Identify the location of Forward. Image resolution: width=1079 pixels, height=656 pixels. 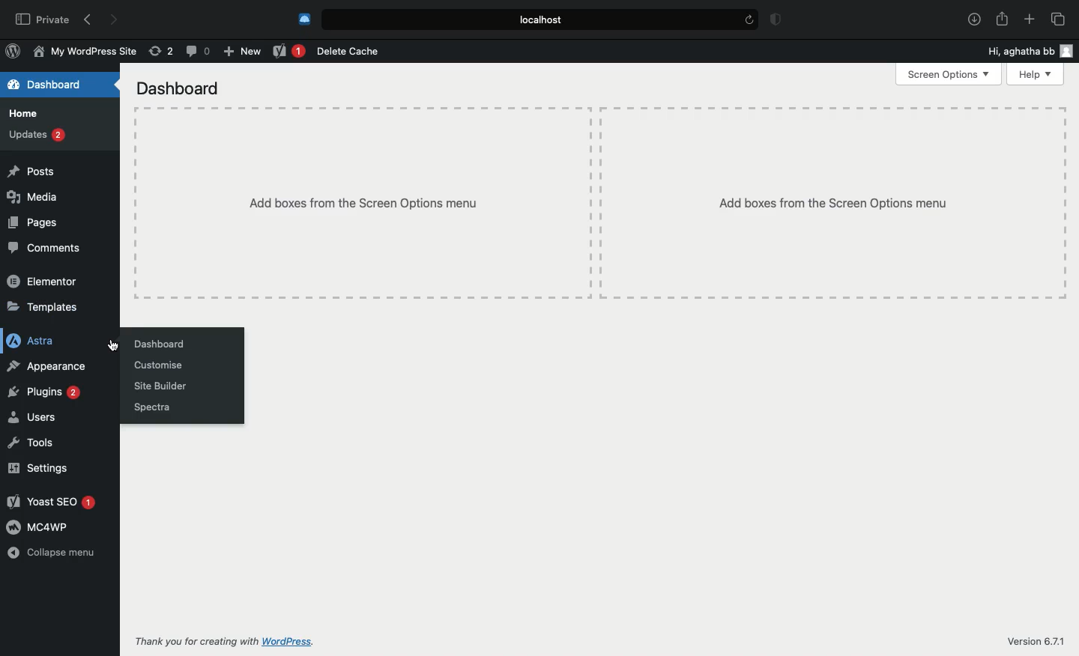
(116, 19).